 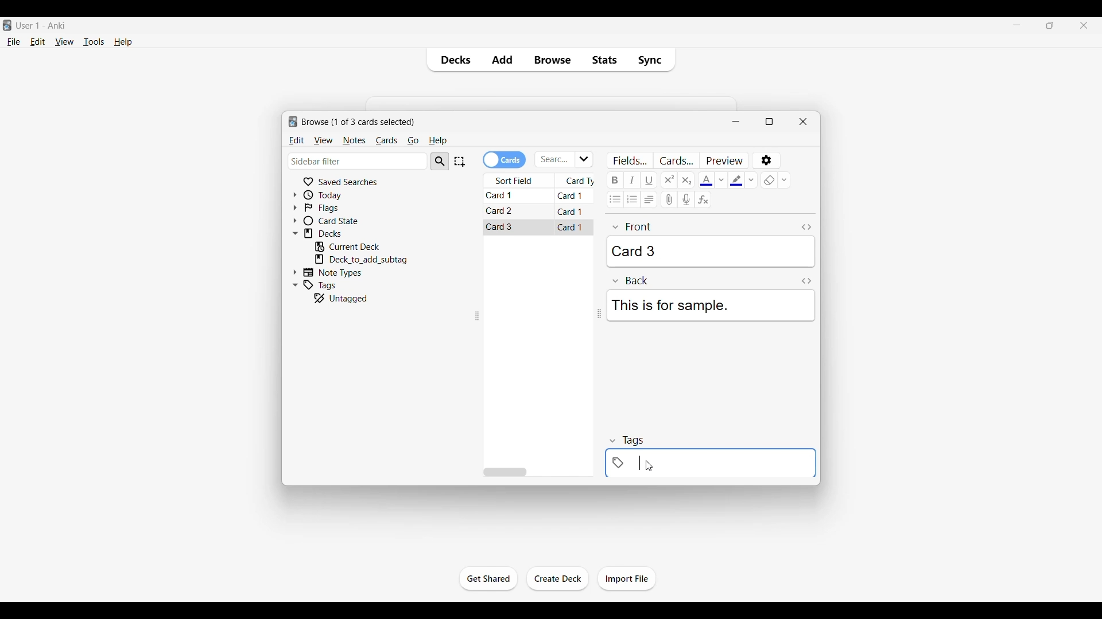 What do you see at coordinates (65, 41) in the screenshot?
I see `View menu` at bounding box center [65, 41].